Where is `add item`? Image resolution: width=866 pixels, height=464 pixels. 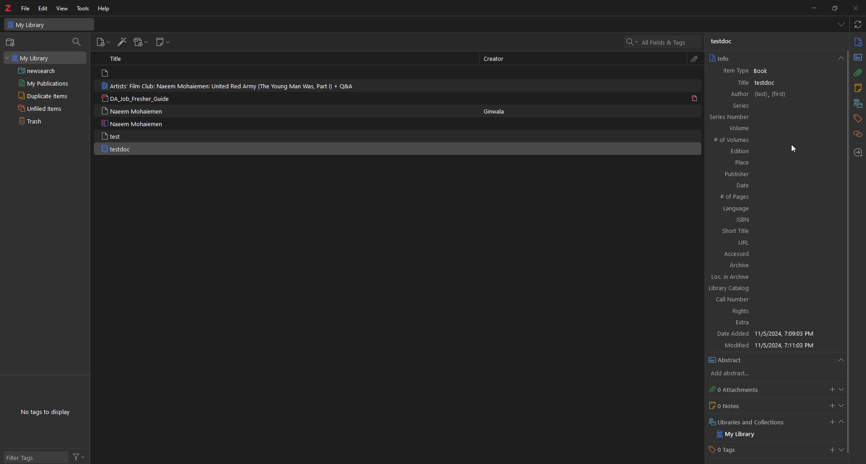 add item is located at coordinates (103, 42).